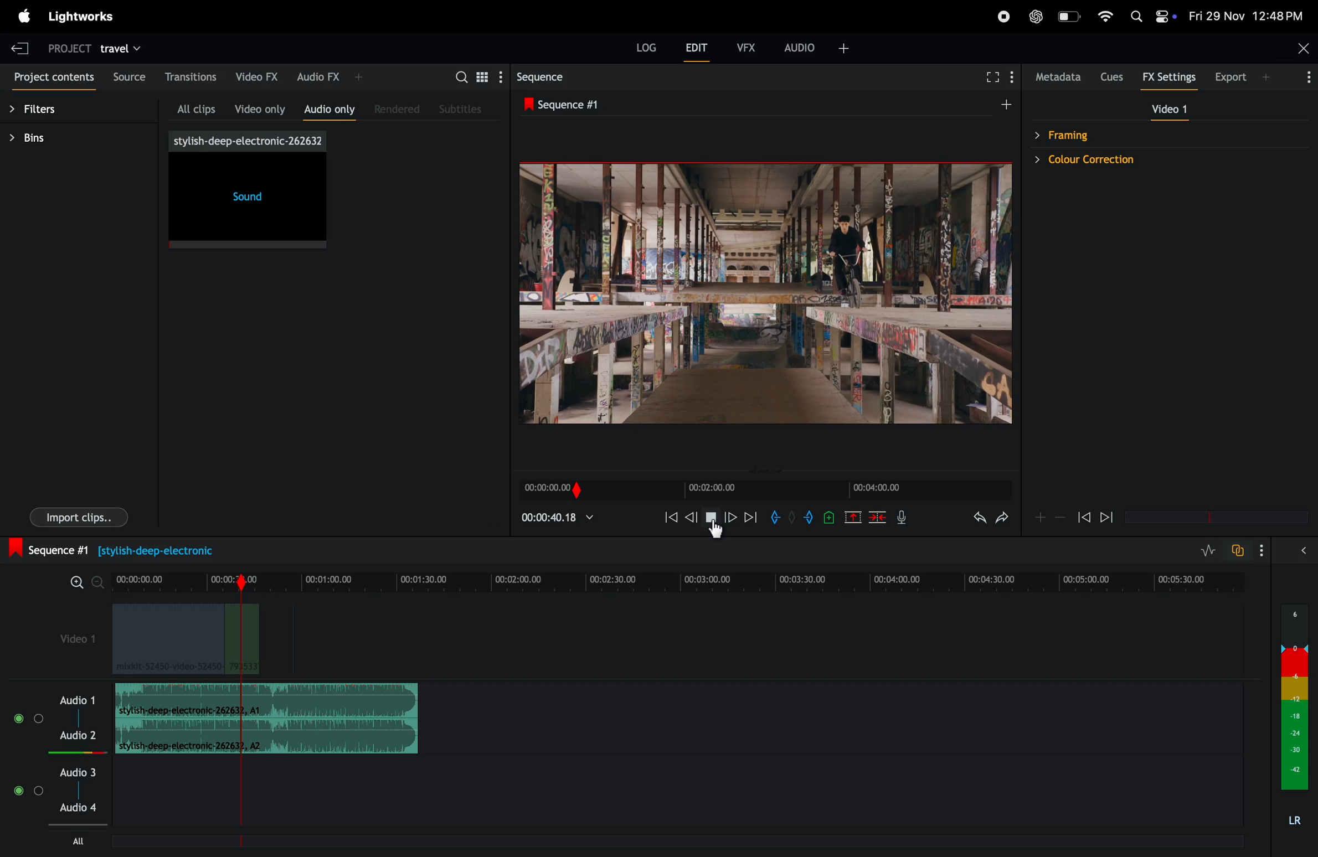 This screenshot has height=857, width=1318. Describe the element at coordinates (574, 77) in the screenshot. I see `sequence` at that location.